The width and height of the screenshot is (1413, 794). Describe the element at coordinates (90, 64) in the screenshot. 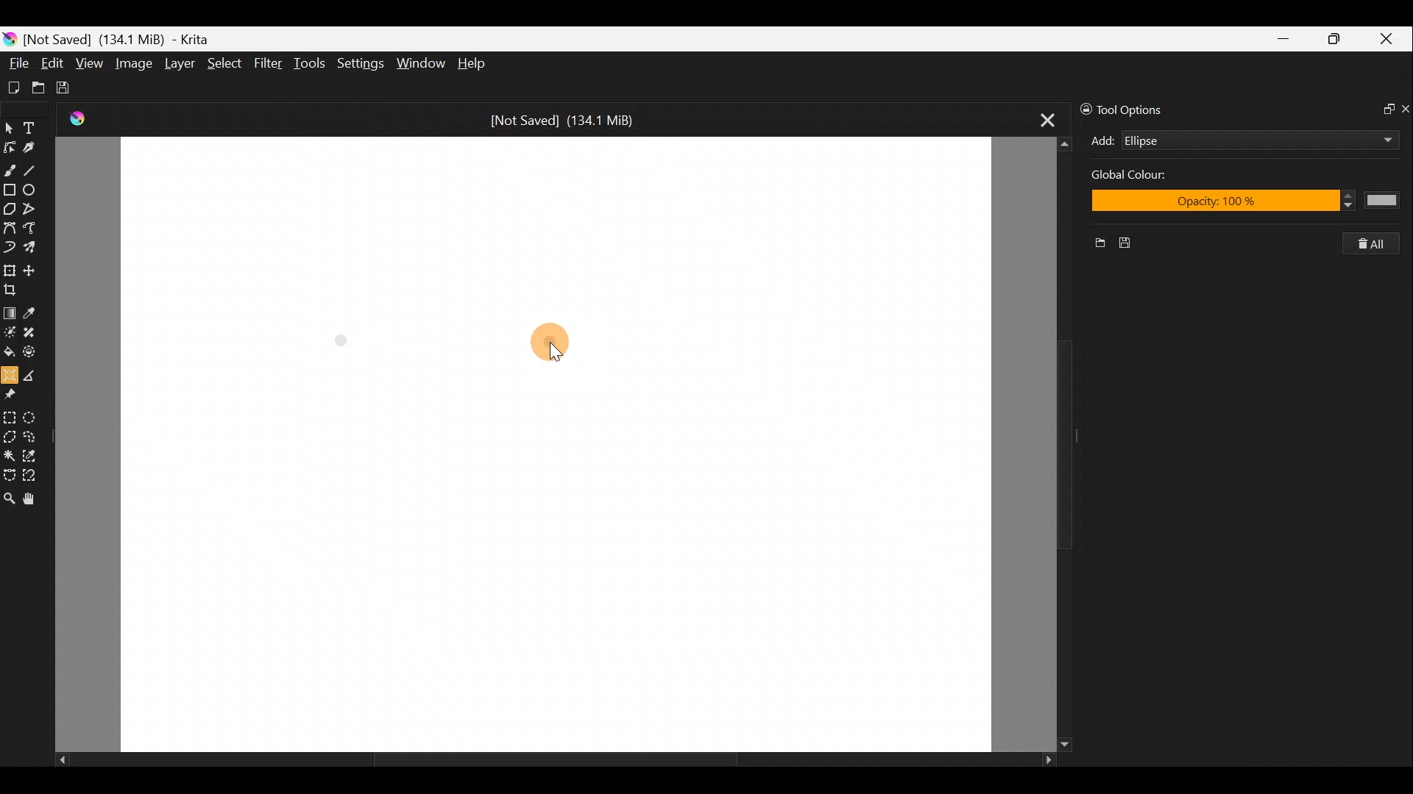

I see `View` at that location.